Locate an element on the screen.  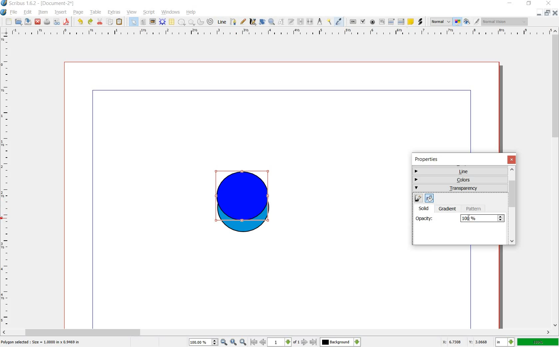
table is located at coordinates (171, 22).